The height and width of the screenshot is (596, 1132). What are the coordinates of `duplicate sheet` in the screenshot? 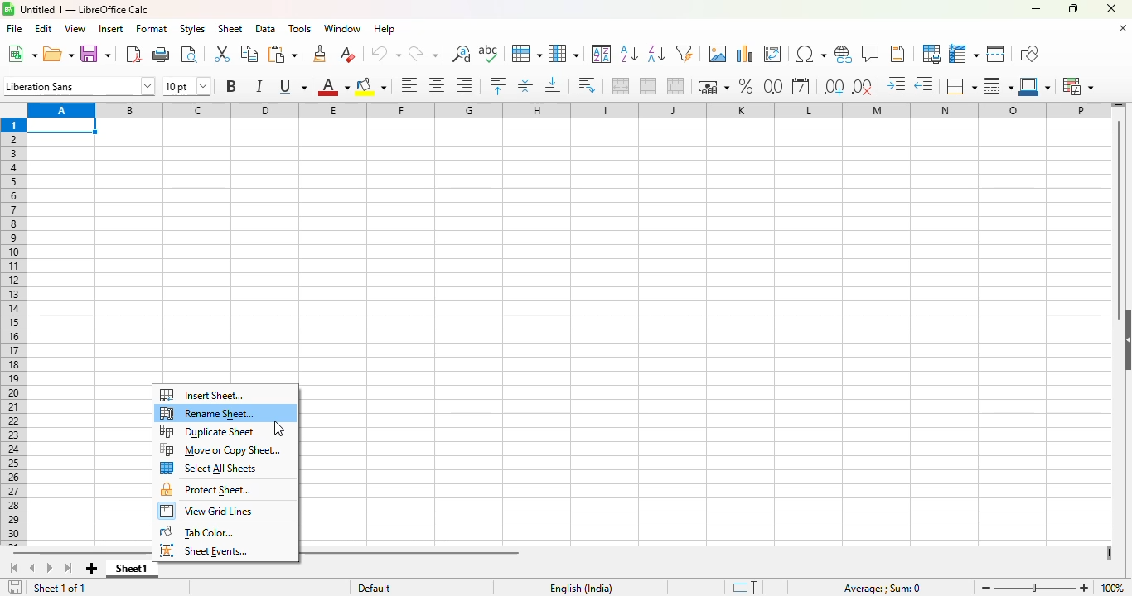 It's located at (206, 430).